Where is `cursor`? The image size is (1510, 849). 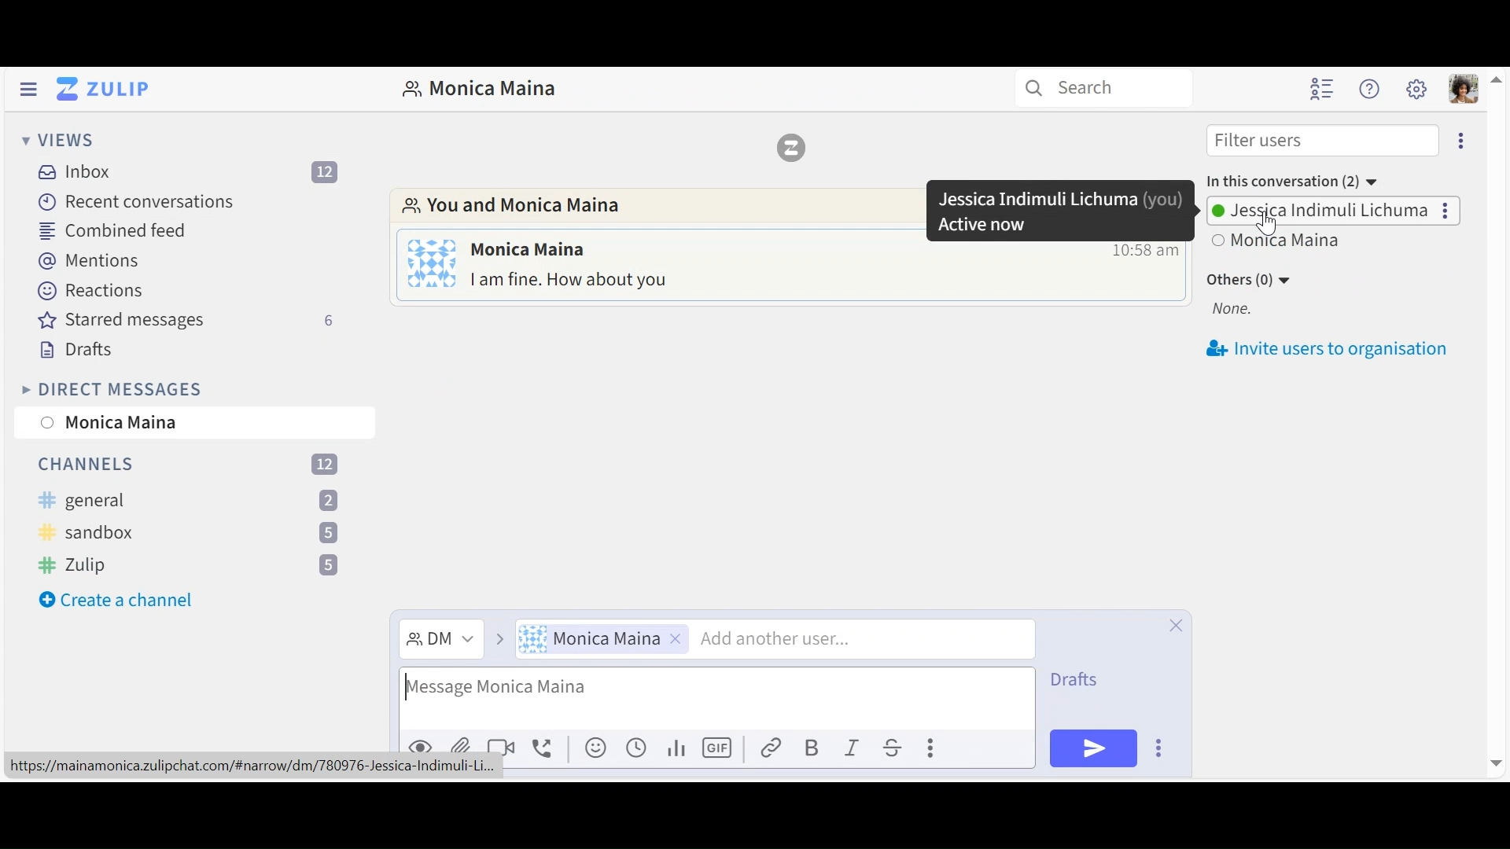 cursor is located at coordinates (1273, 225).